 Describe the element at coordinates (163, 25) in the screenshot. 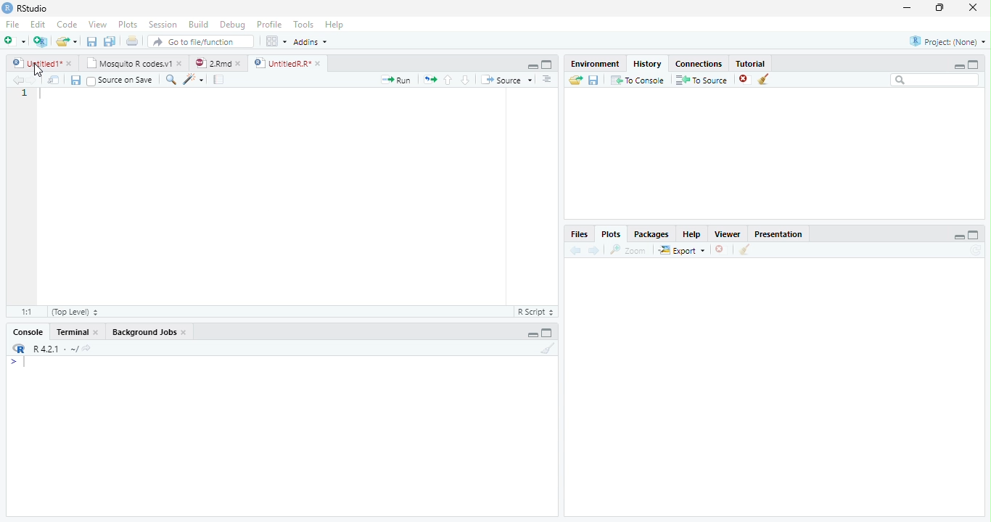

I see `Session` at that location.